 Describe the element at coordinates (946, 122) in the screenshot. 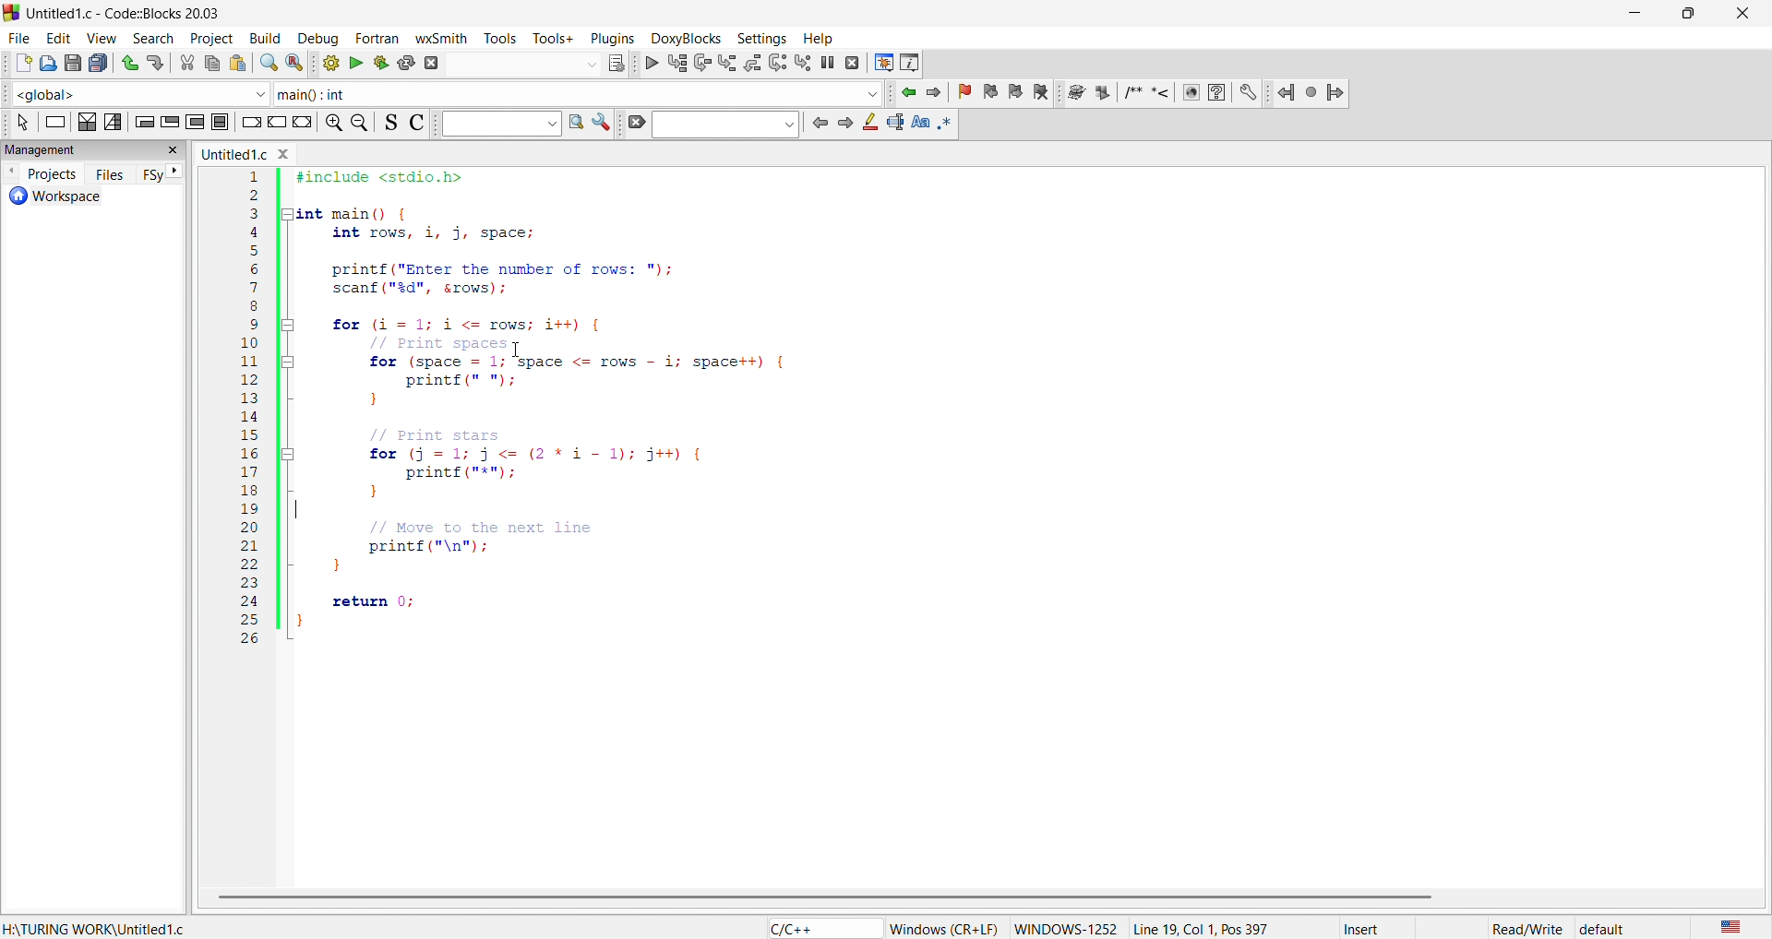

I see `use regex` at that location.